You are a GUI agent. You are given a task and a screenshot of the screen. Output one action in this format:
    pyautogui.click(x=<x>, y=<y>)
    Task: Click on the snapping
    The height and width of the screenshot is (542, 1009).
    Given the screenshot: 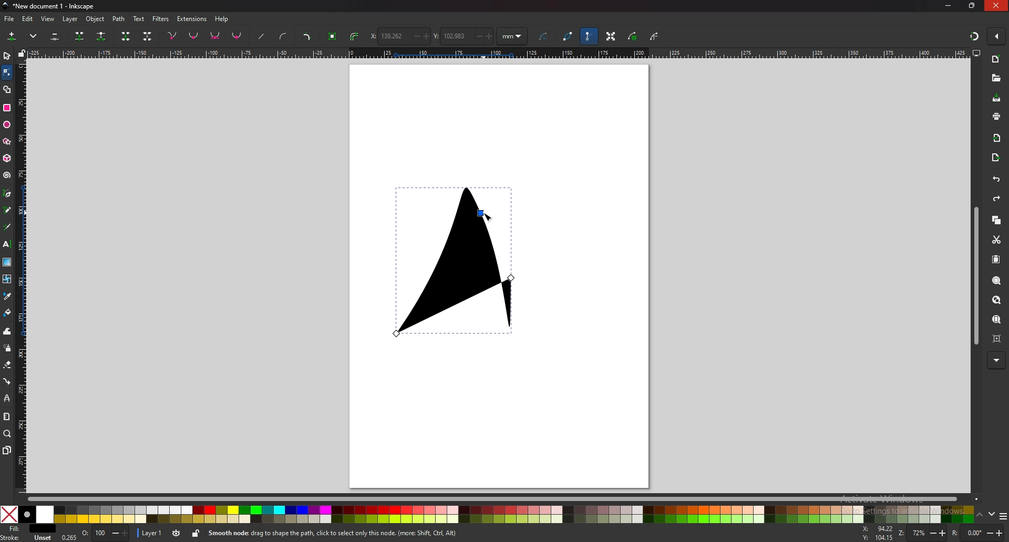 What is the action you would take?
    pyautogui.click(x=974, y=37)
    